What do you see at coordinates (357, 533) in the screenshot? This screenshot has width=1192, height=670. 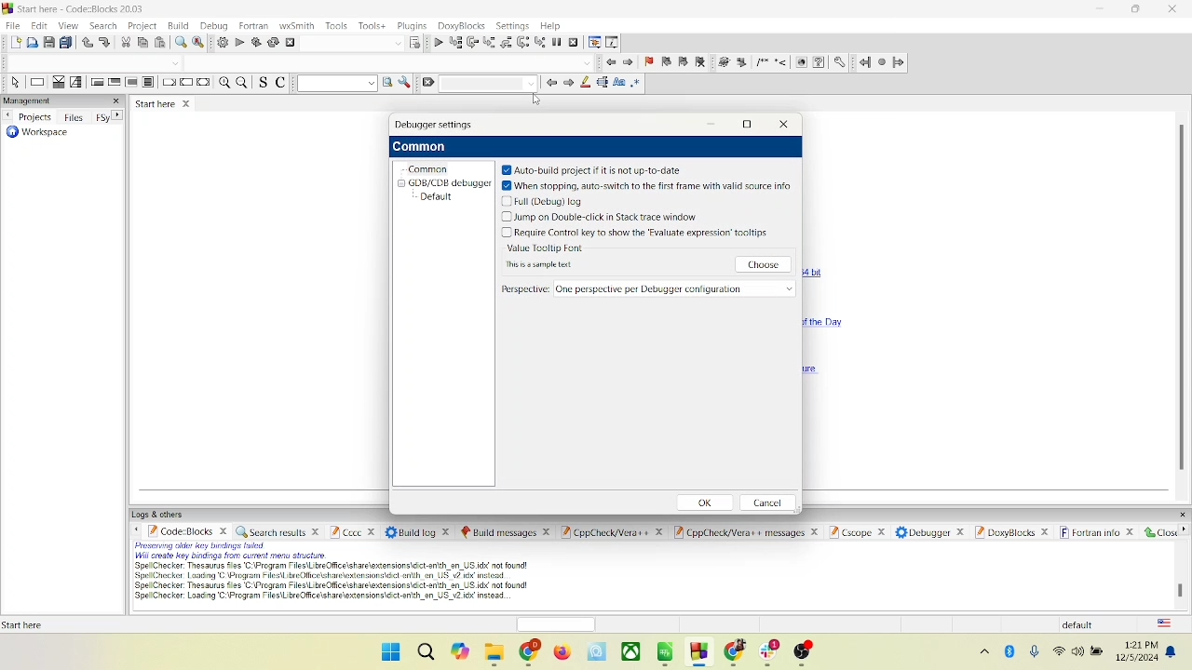 I see `Cccc` at bounding box center [357, 533].